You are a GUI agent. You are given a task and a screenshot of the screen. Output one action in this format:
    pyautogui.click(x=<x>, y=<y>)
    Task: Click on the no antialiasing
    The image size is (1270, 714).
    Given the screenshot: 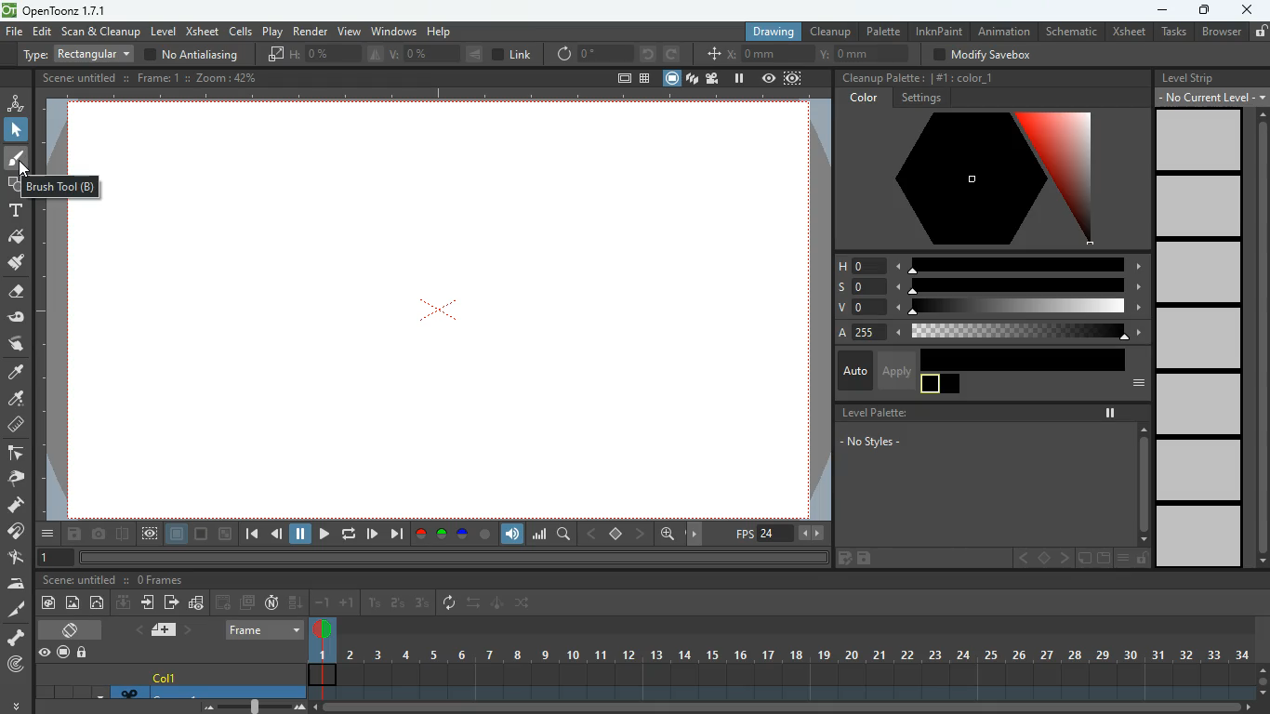 What is the action you would take?
    pyautogui.click(x=192, y=53)
    